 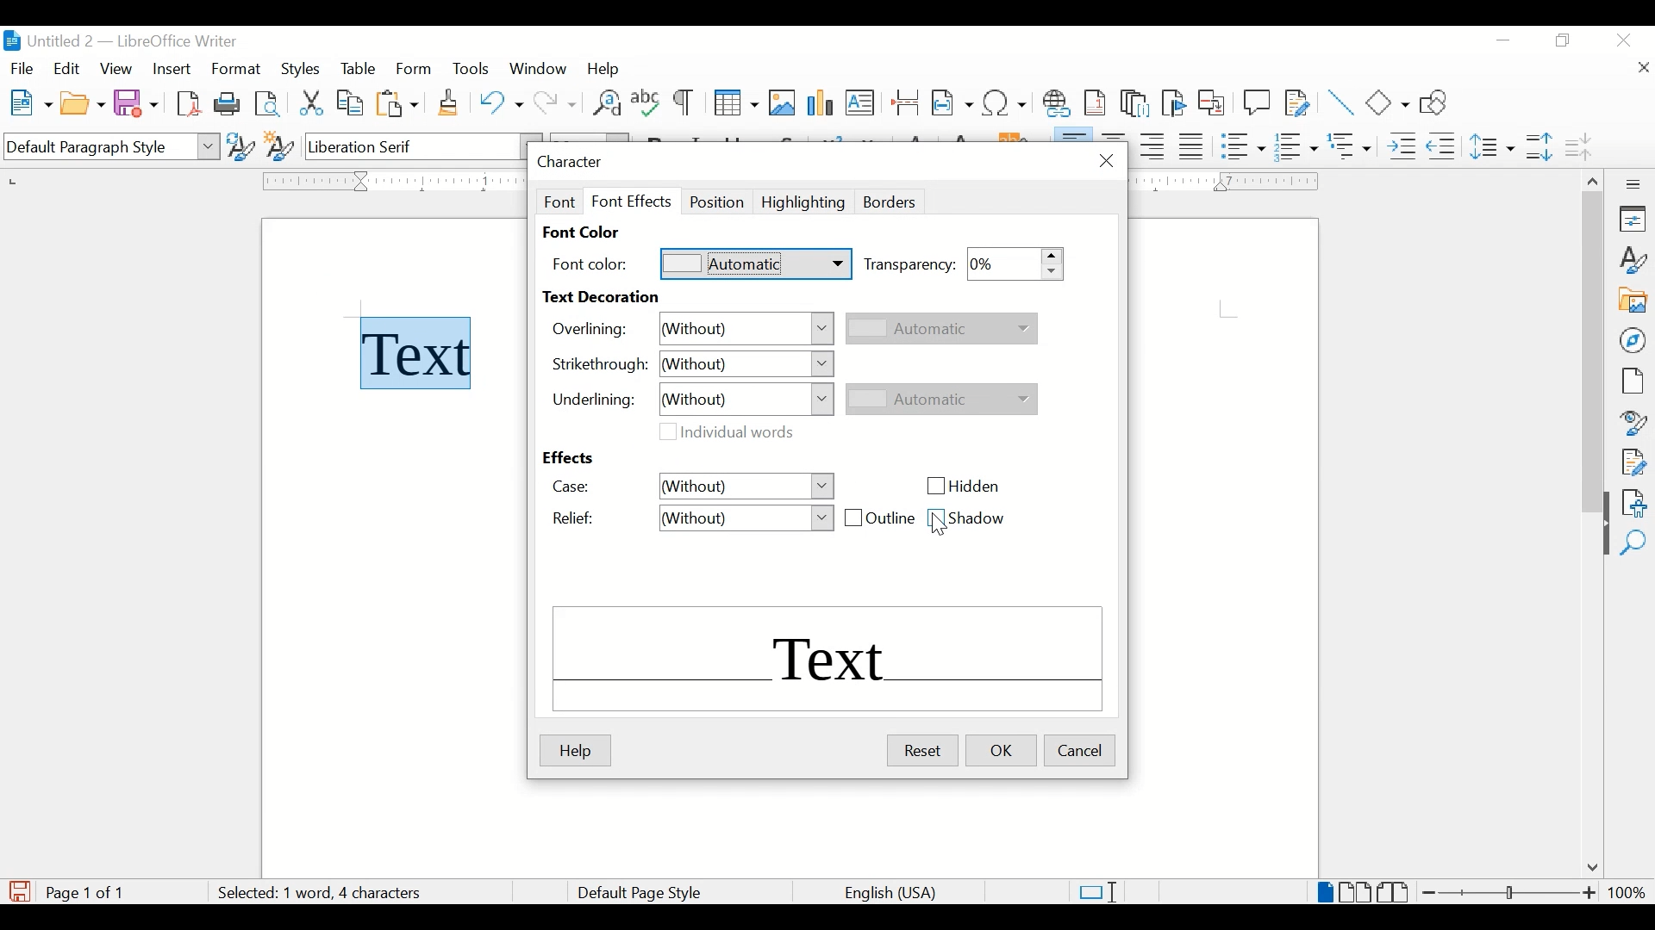 What do you see at coordinates (892, 894) in the screenshot?
I see `language` at bounding box center [892, 894].